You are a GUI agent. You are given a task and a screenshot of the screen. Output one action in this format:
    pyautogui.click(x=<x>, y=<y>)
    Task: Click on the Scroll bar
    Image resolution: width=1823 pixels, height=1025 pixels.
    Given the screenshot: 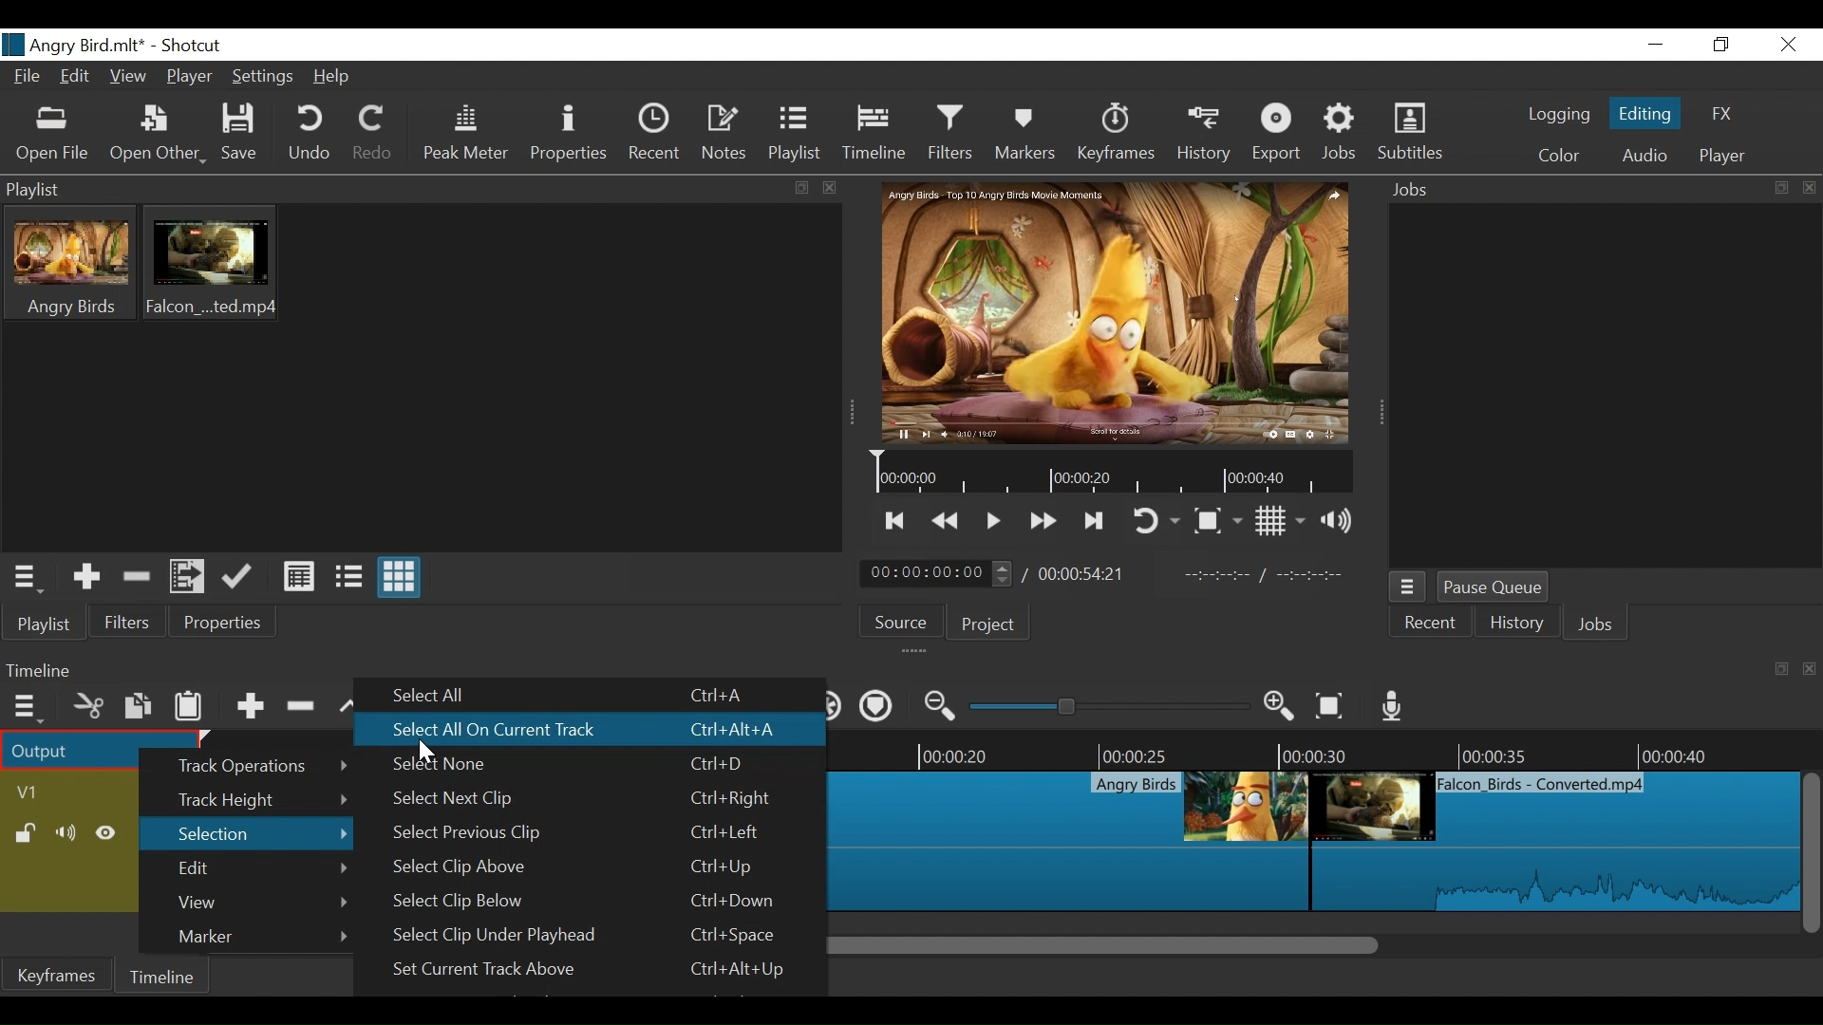 What is the action you would take?
    pyautogui.click(x=1302, y=944)
    